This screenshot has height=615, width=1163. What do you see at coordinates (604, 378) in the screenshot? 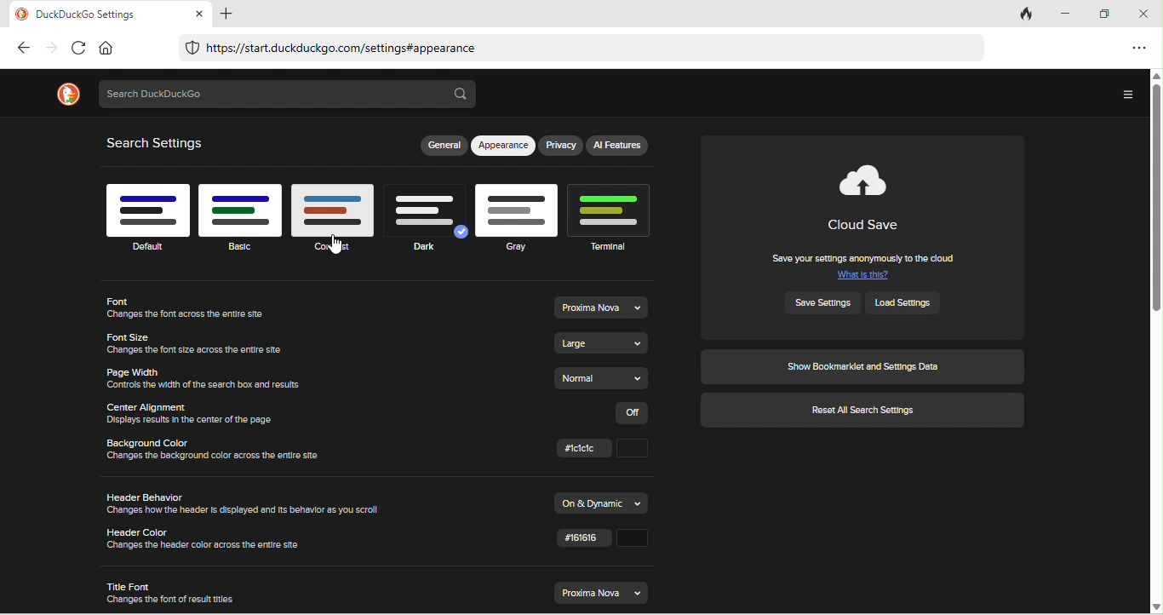
I see `normal` at bounding box center [604, 378].